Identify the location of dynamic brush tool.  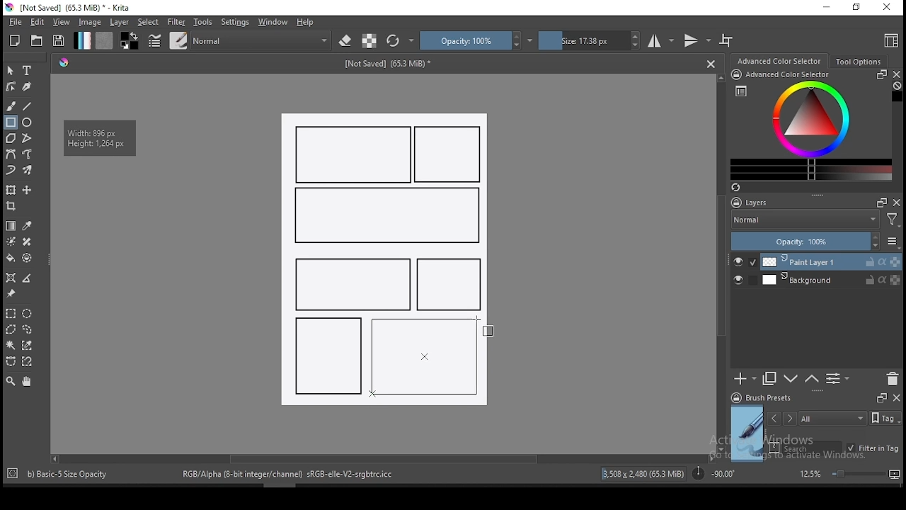
(11, 171).